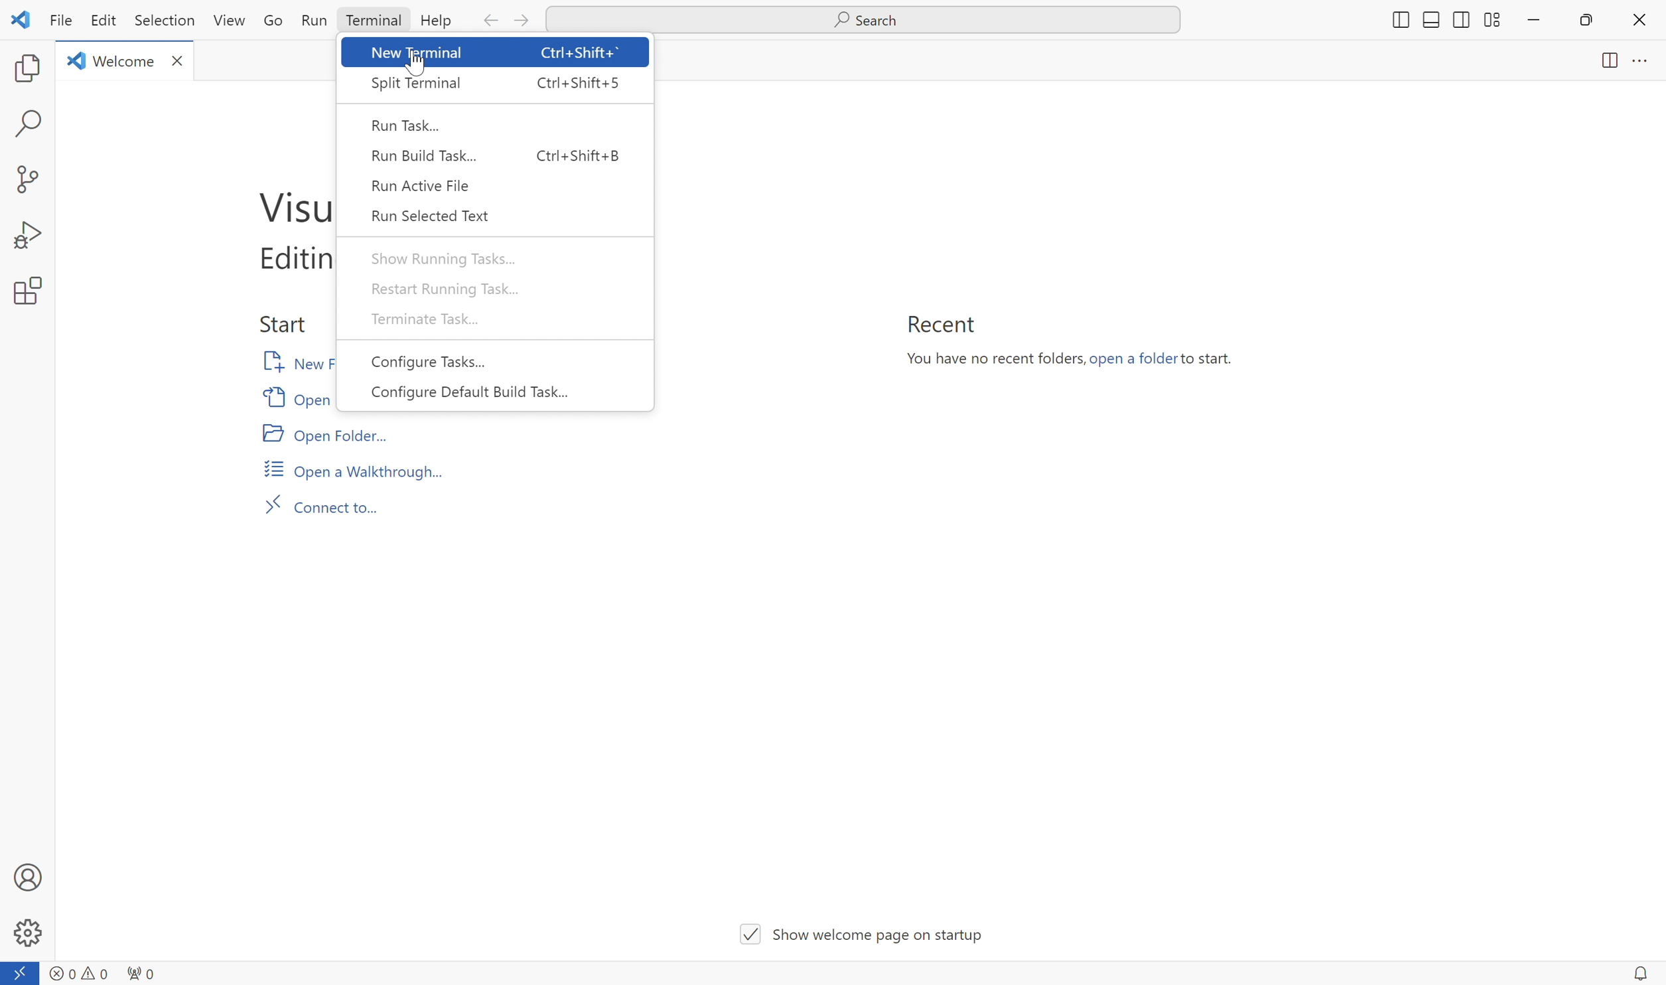 The width and height of the screenshot is (1666, 985). I want to click on minimize, so click(1533, 21).